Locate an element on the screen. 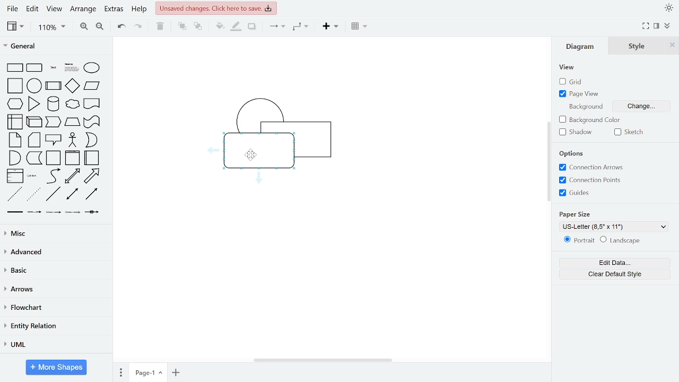 The image size is (679, 382). format is located at coordinates (658, 25).